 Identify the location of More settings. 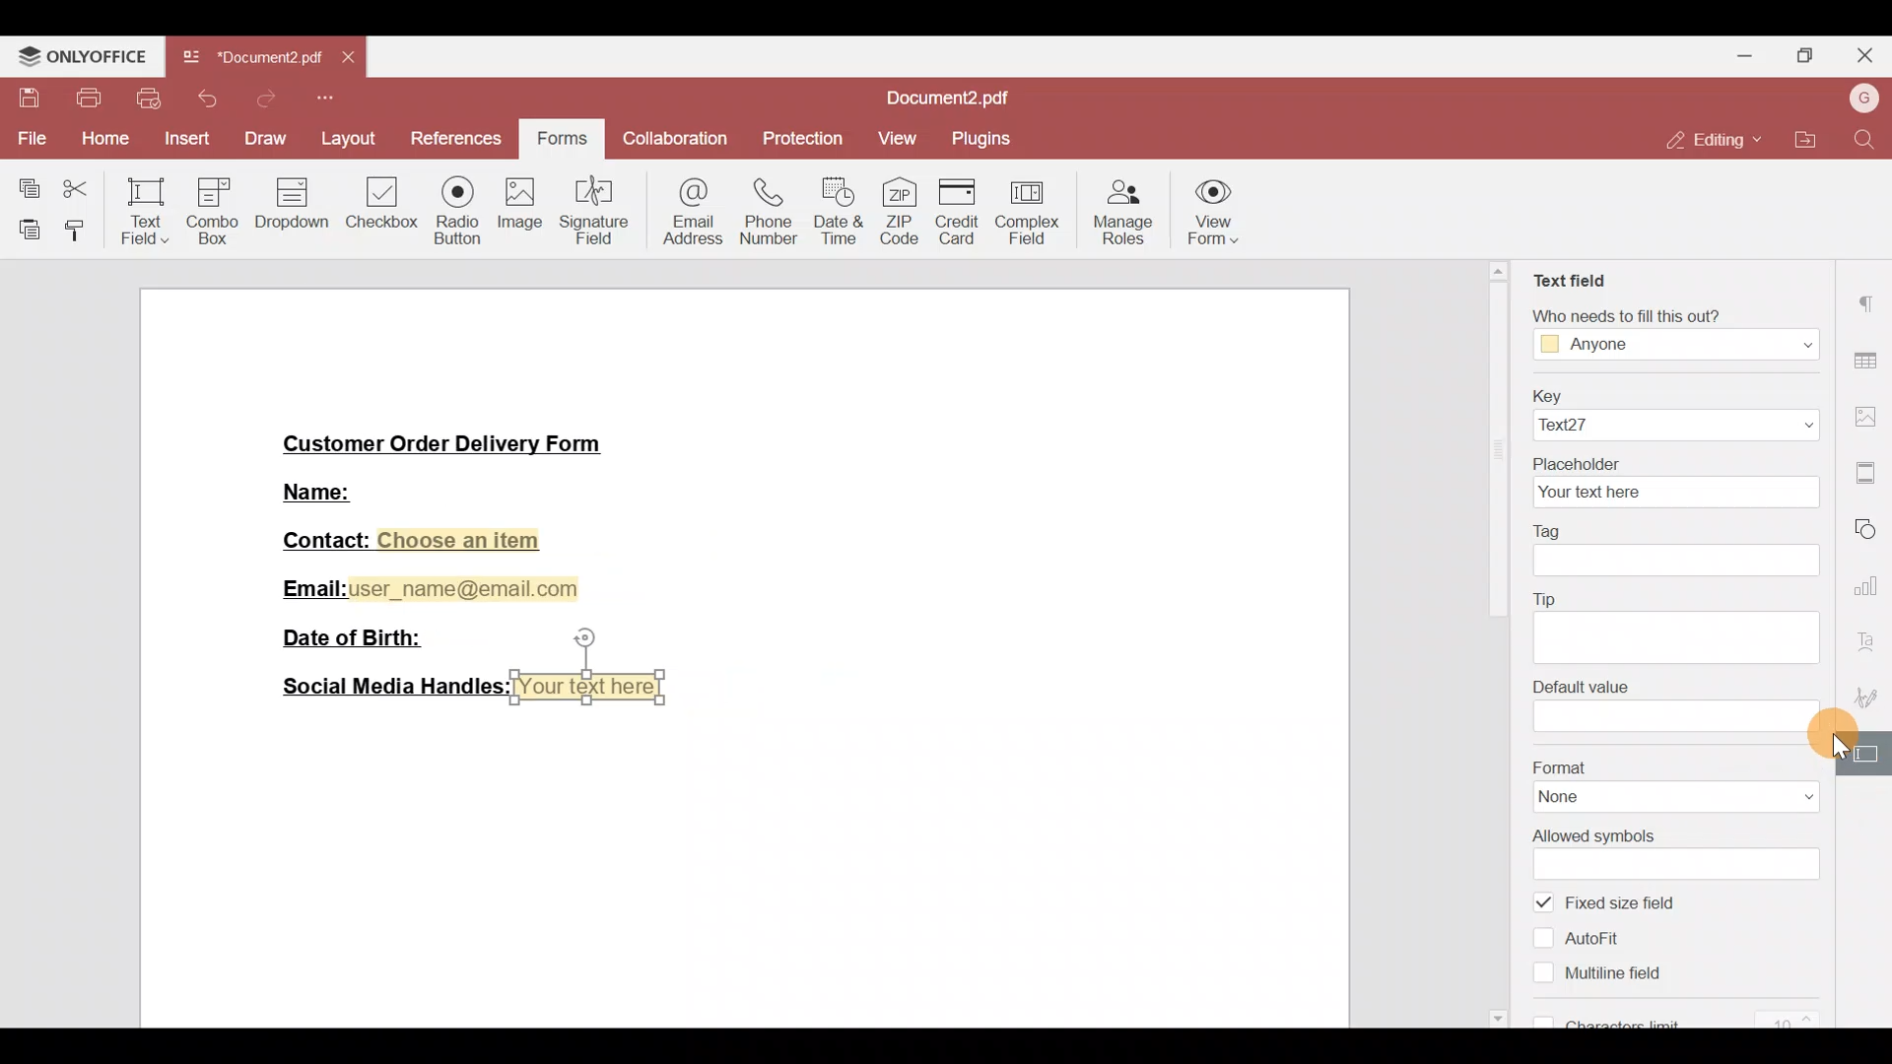
(1868, 466).